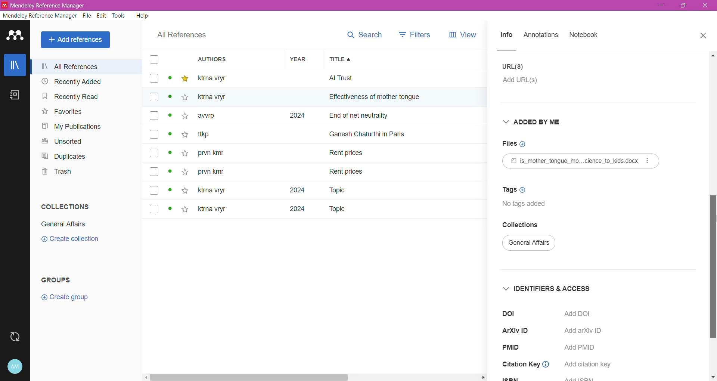  What do you see at coordinates (332, 190) in the screenshot?
I see `Topic` at bounding box center [332, 190].